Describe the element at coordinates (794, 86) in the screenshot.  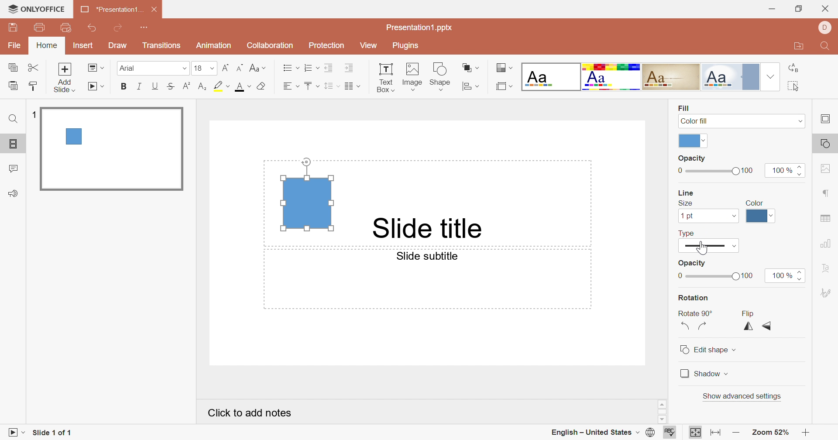
I see `Select All` at that location.